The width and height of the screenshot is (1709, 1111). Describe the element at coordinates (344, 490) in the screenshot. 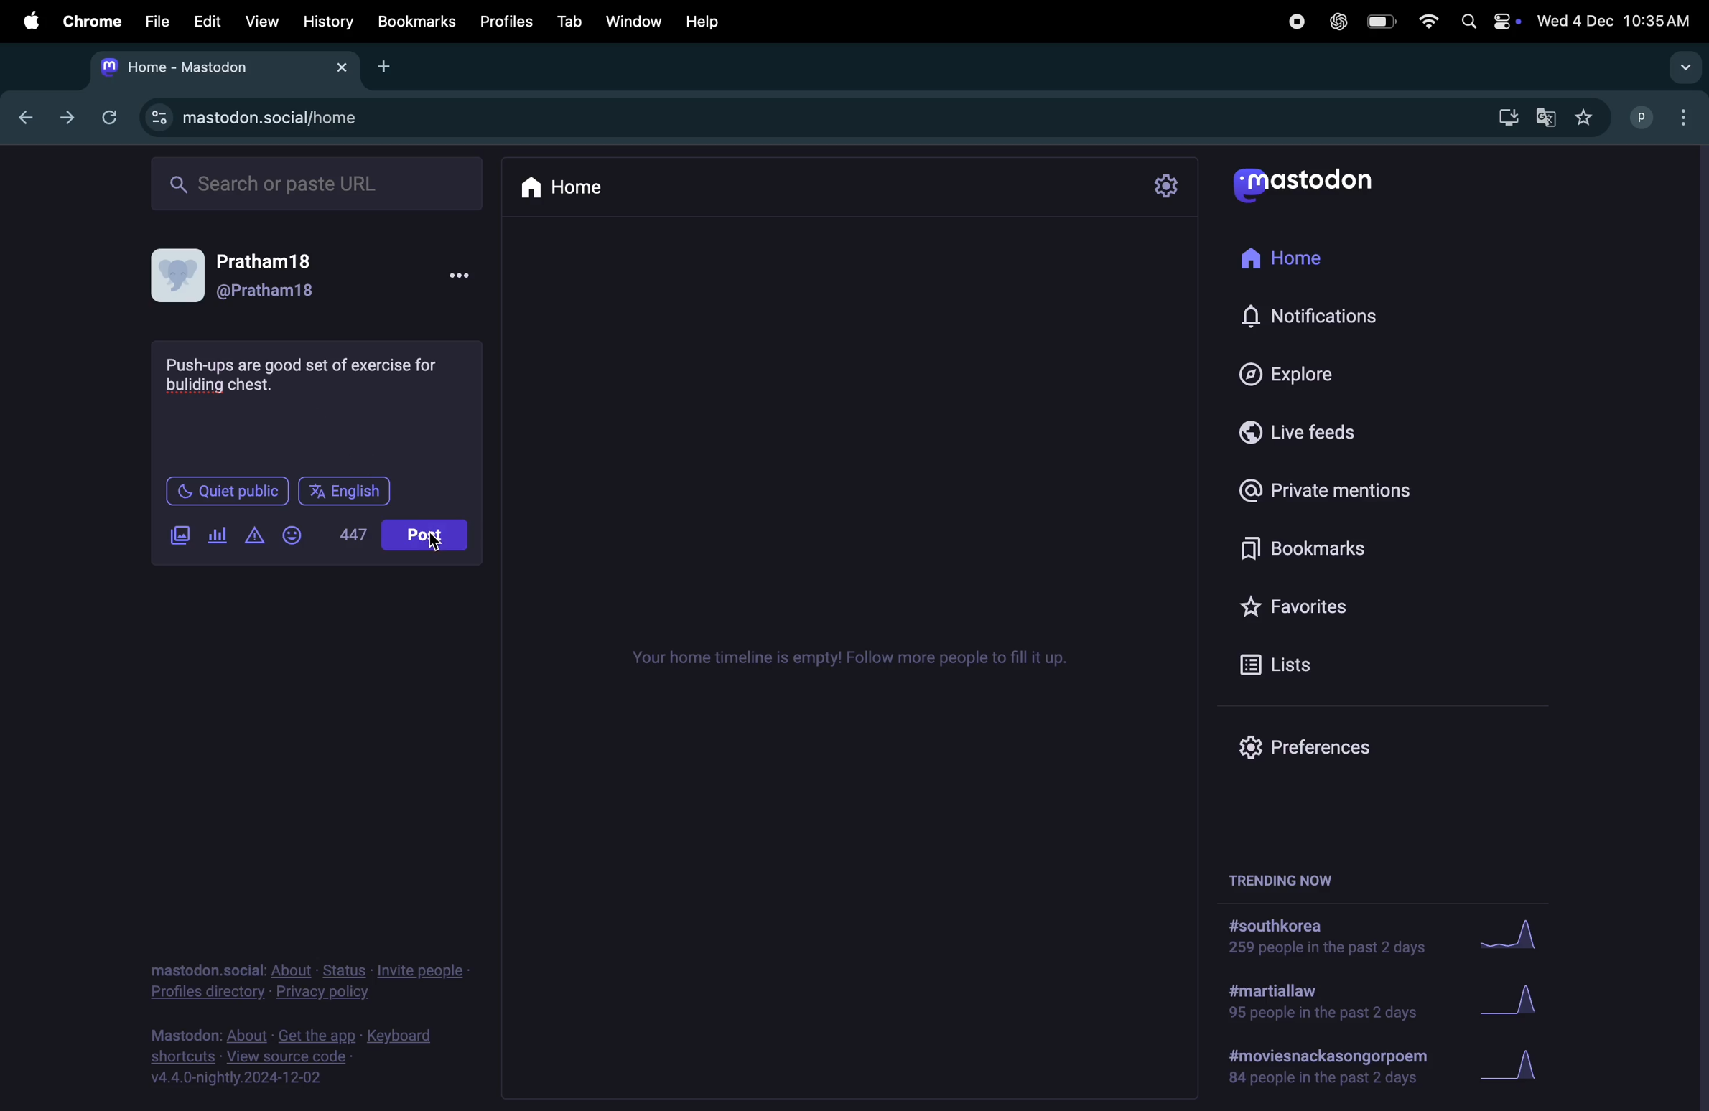

I see `English` at that location.